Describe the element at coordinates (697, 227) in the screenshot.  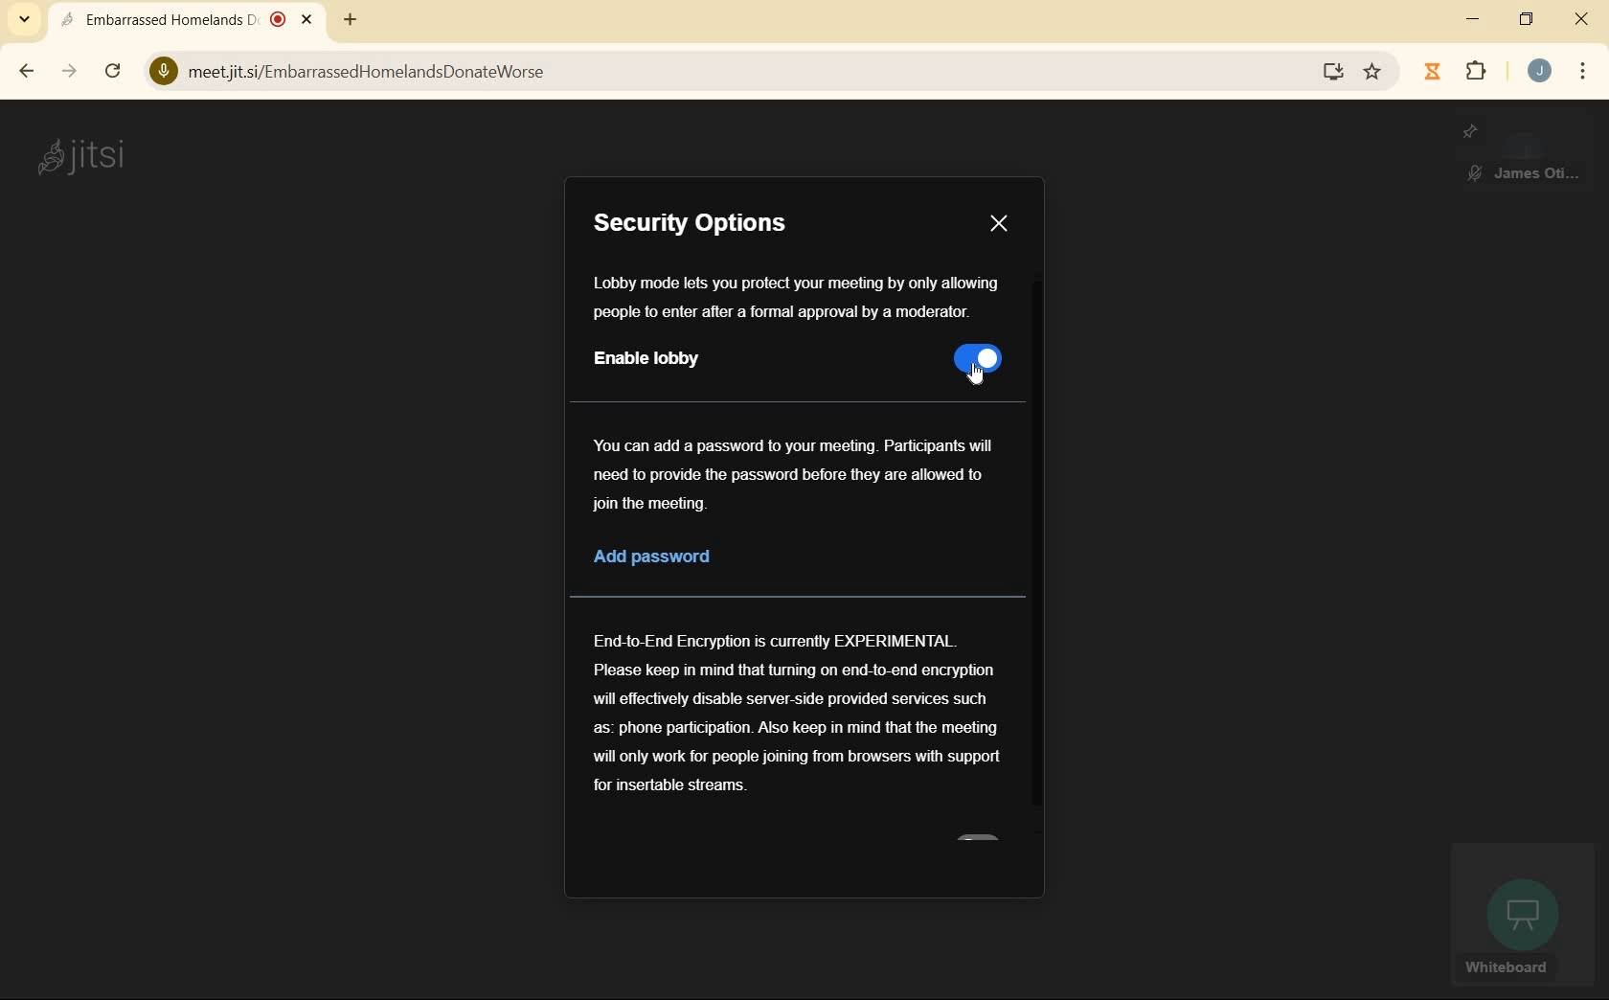
I see `SECURITY OPTIONS` at that location.